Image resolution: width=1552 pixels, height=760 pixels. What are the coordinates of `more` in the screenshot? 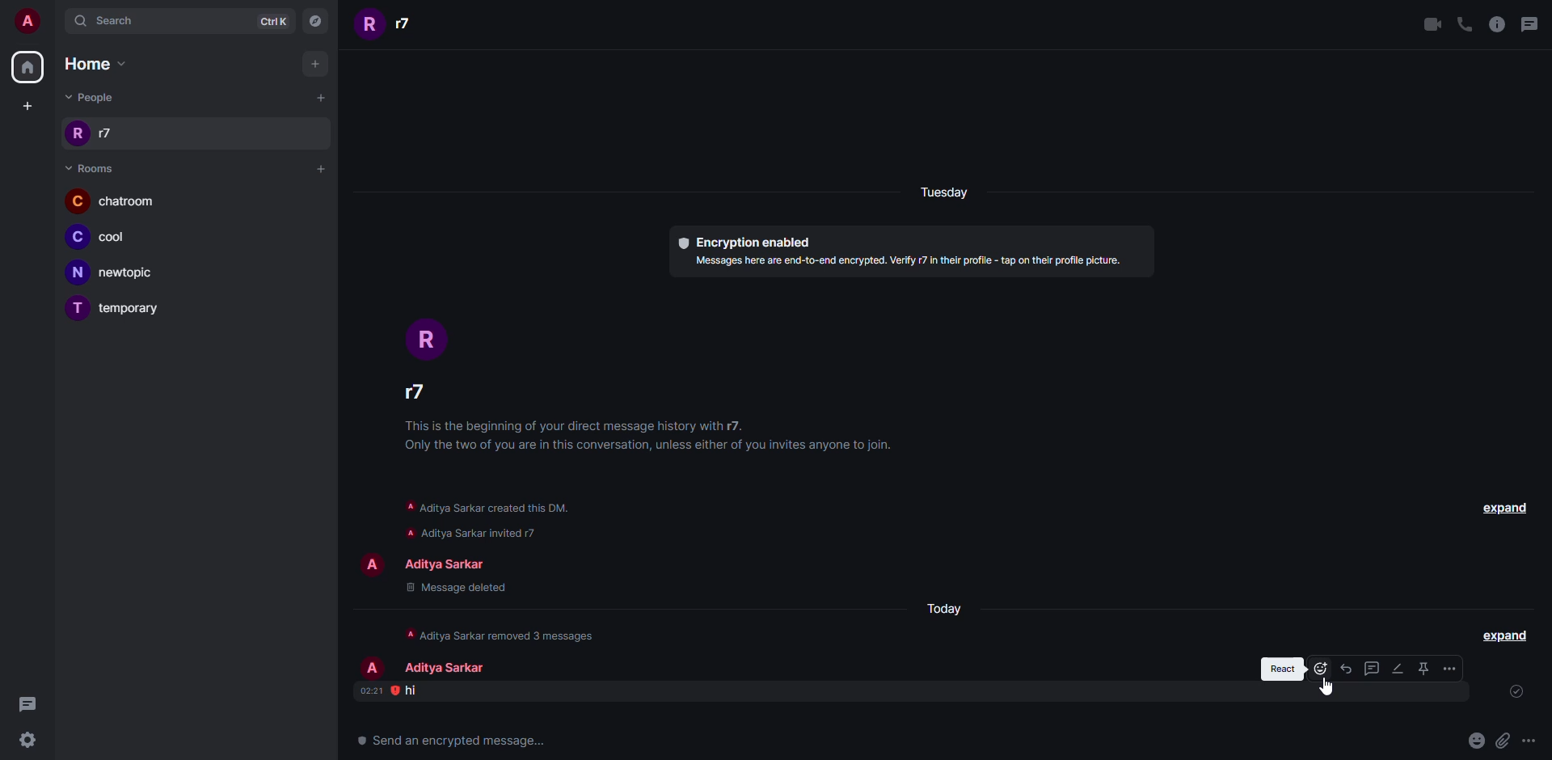 It's located at (1529, 741).